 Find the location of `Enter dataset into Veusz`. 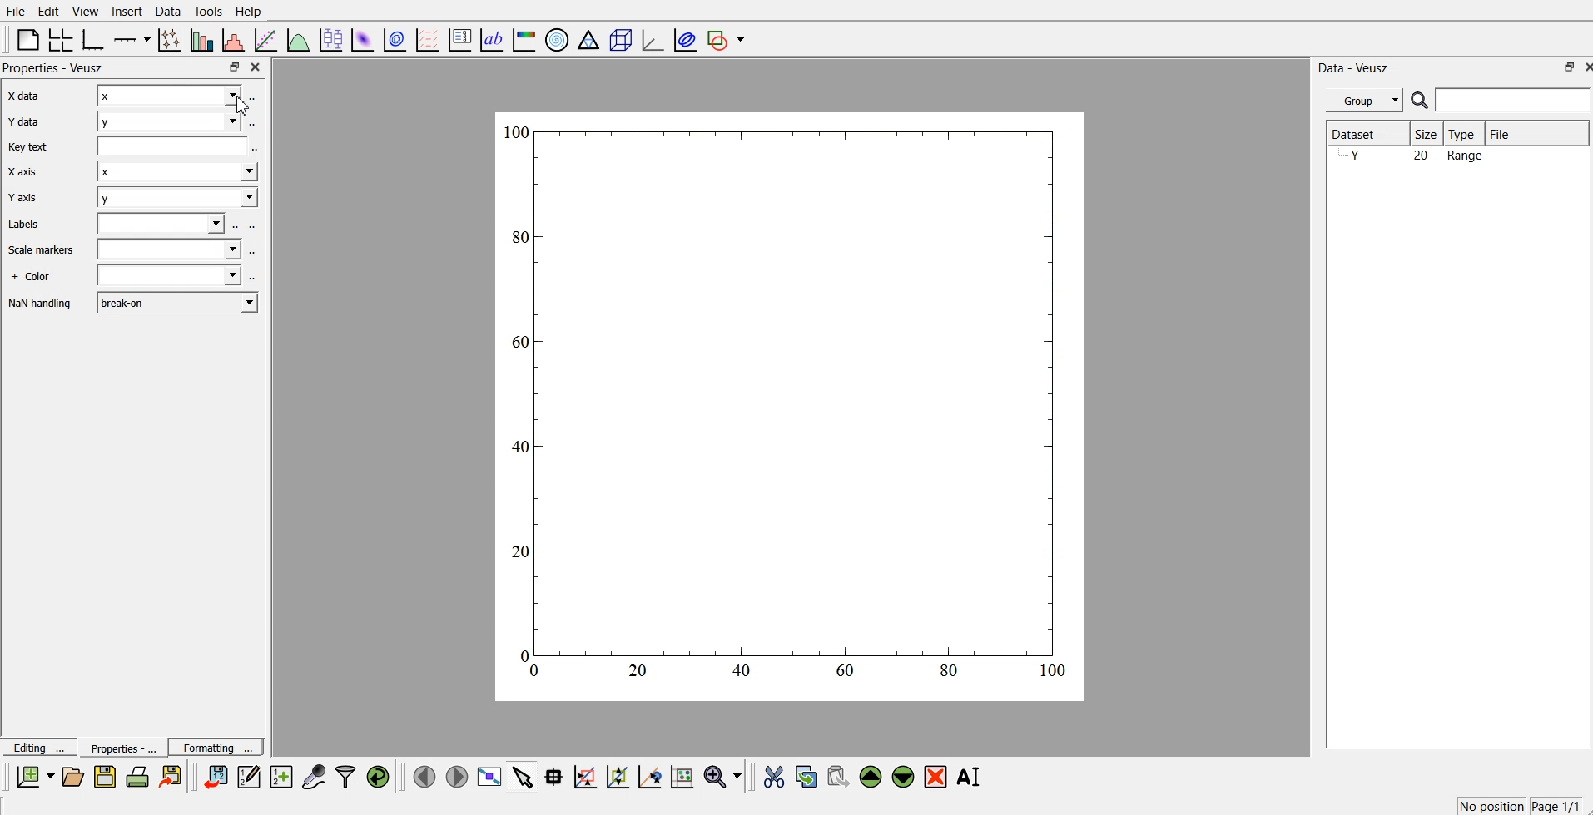

Enter dataset into Veusz is located at coordinates (214, 777).